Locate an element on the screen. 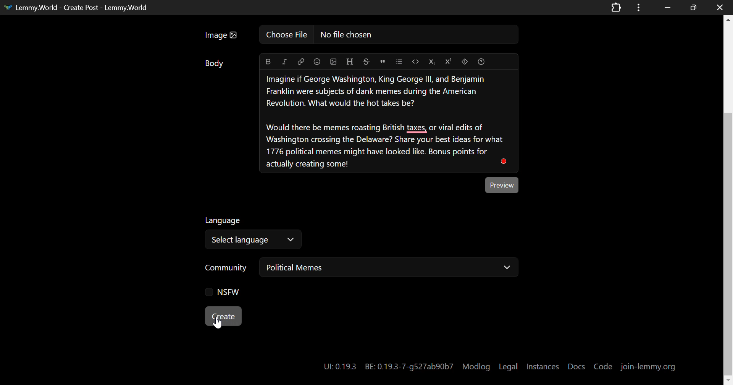 The width and height of the screenshot is (733, 385). Minimize Window is located at coordinates (692, 8).